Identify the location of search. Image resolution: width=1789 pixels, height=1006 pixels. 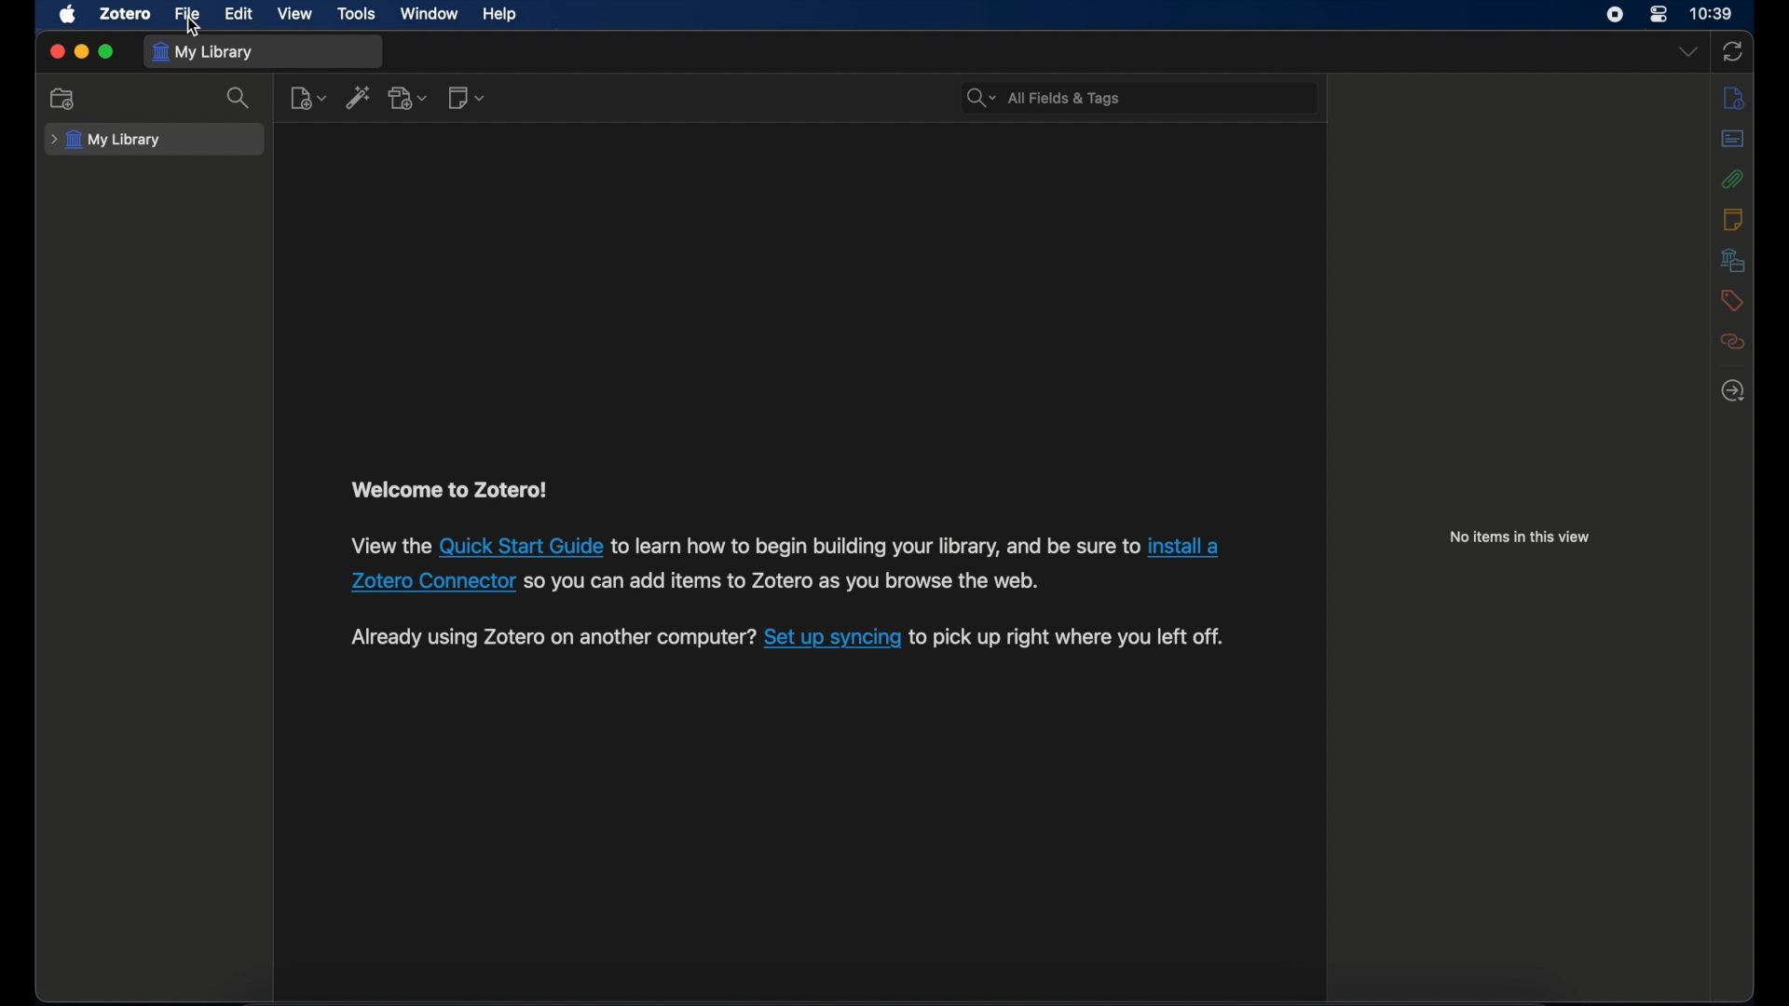
(240, 99).